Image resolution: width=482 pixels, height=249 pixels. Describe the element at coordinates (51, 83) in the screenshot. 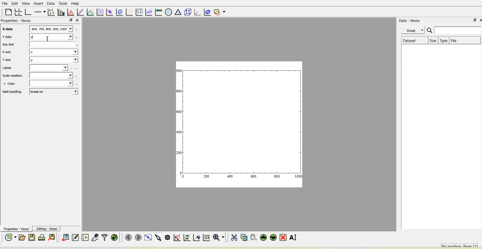

I see `Blank` at that location.